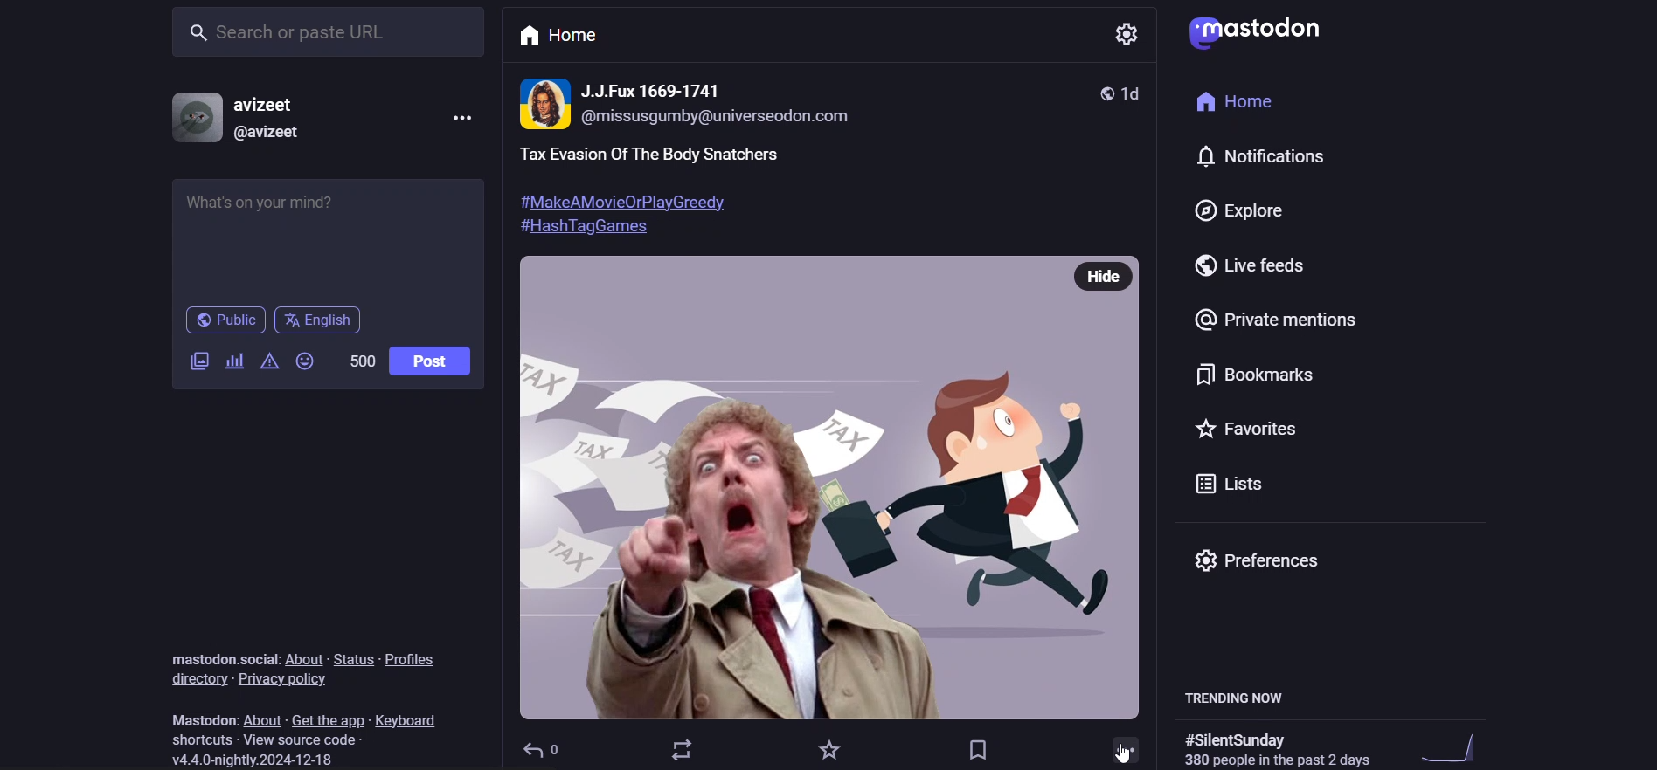 Image resolution: width=1657 pixels, height=770 pixels. I want to click on favorite, so click(825, 747).